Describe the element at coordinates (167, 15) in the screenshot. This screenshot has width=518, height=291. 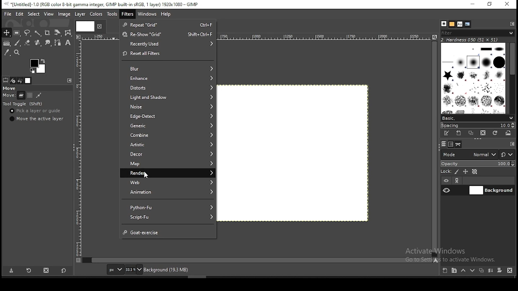
I see `help` at that location.